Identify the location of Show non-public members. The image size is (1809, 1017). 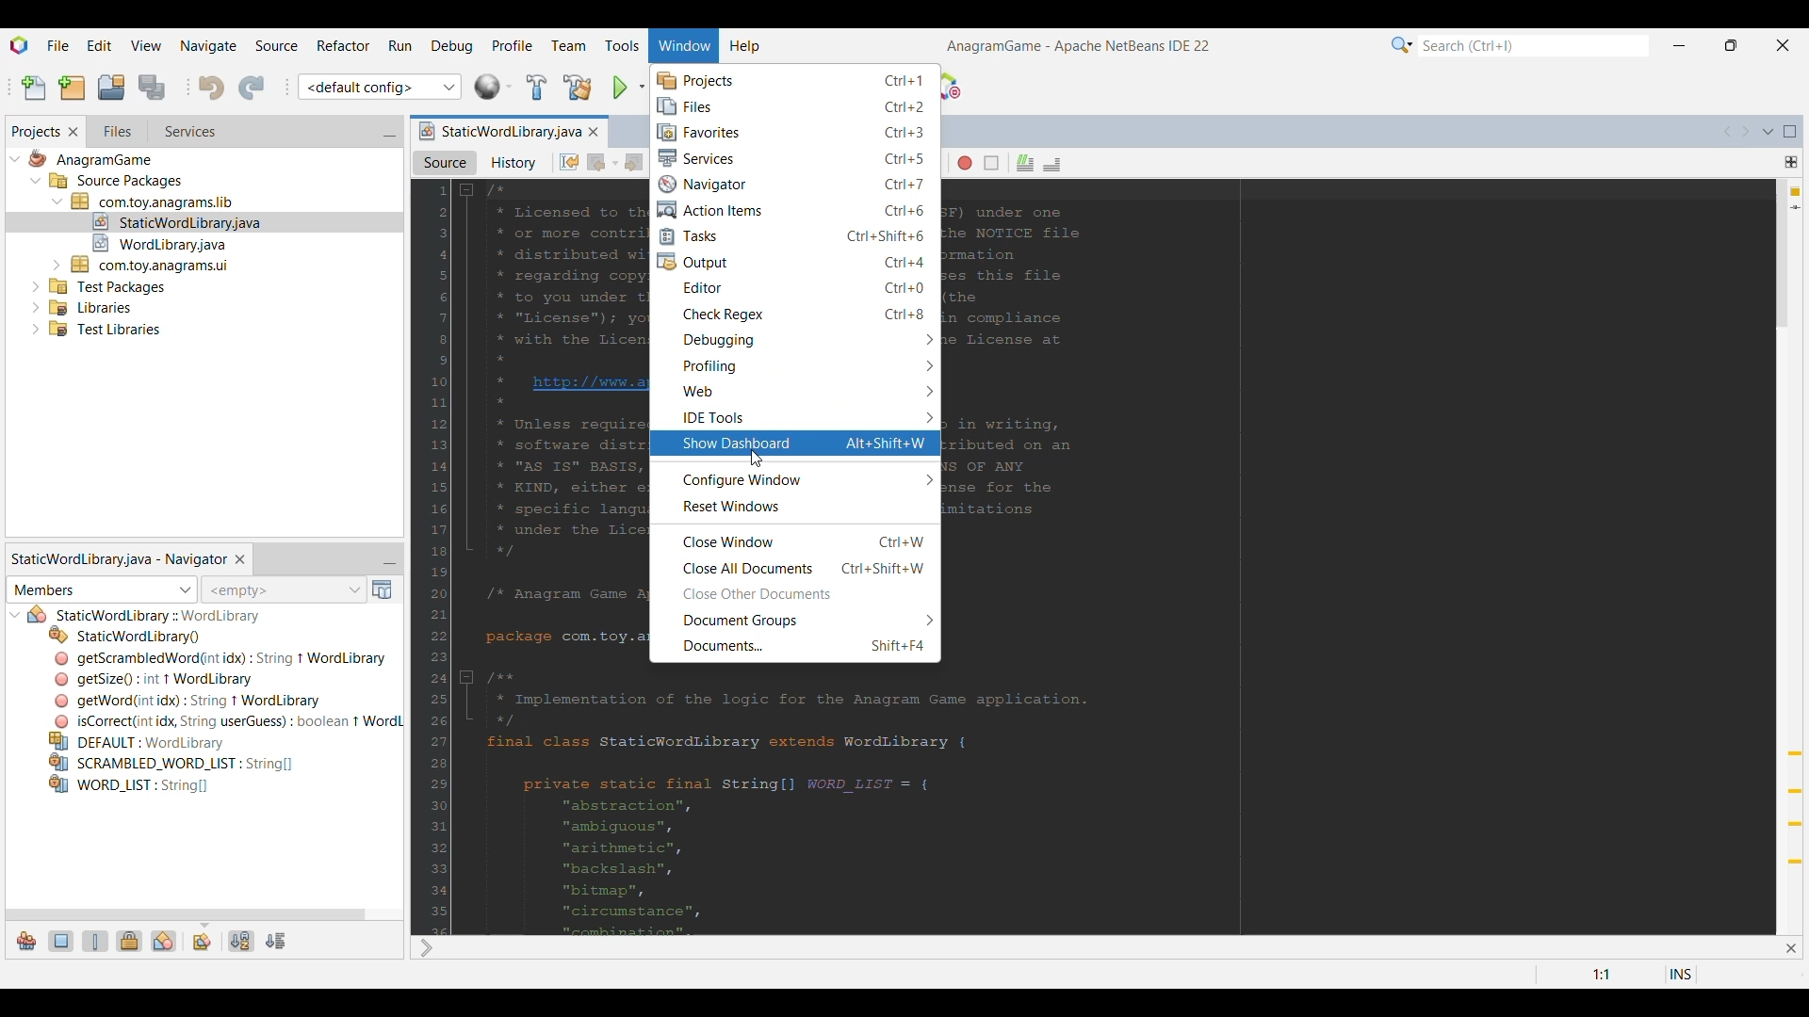
(129, 942).